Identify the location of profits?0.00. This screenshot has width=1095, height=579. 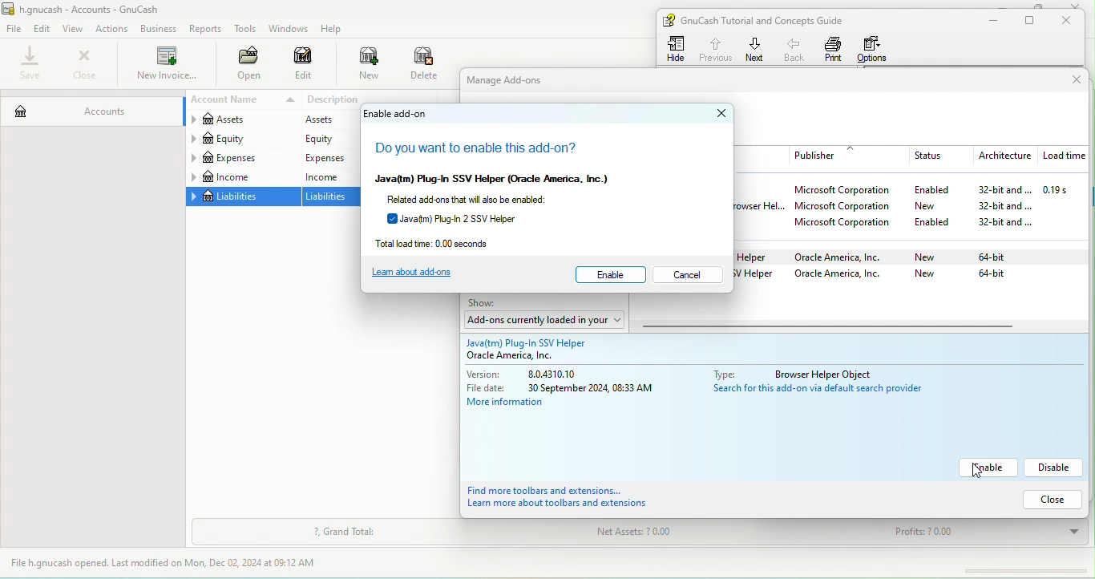
(980, 532).